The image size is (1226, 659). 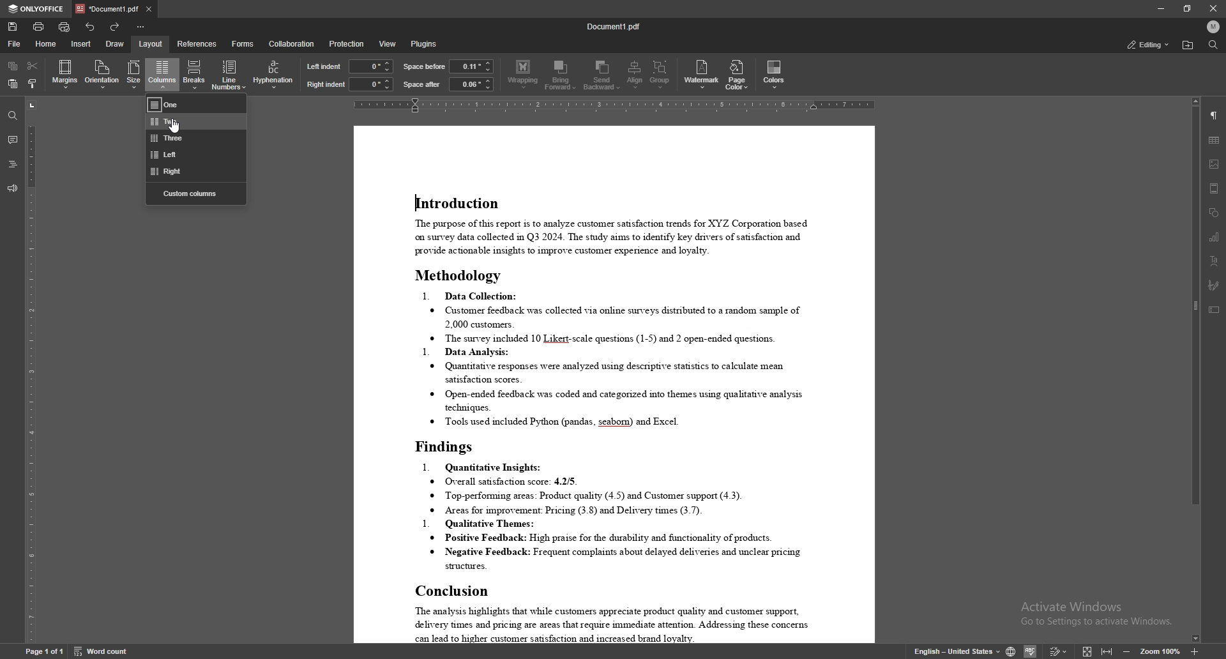 I want to click on file name, so click(x=614, y=25).